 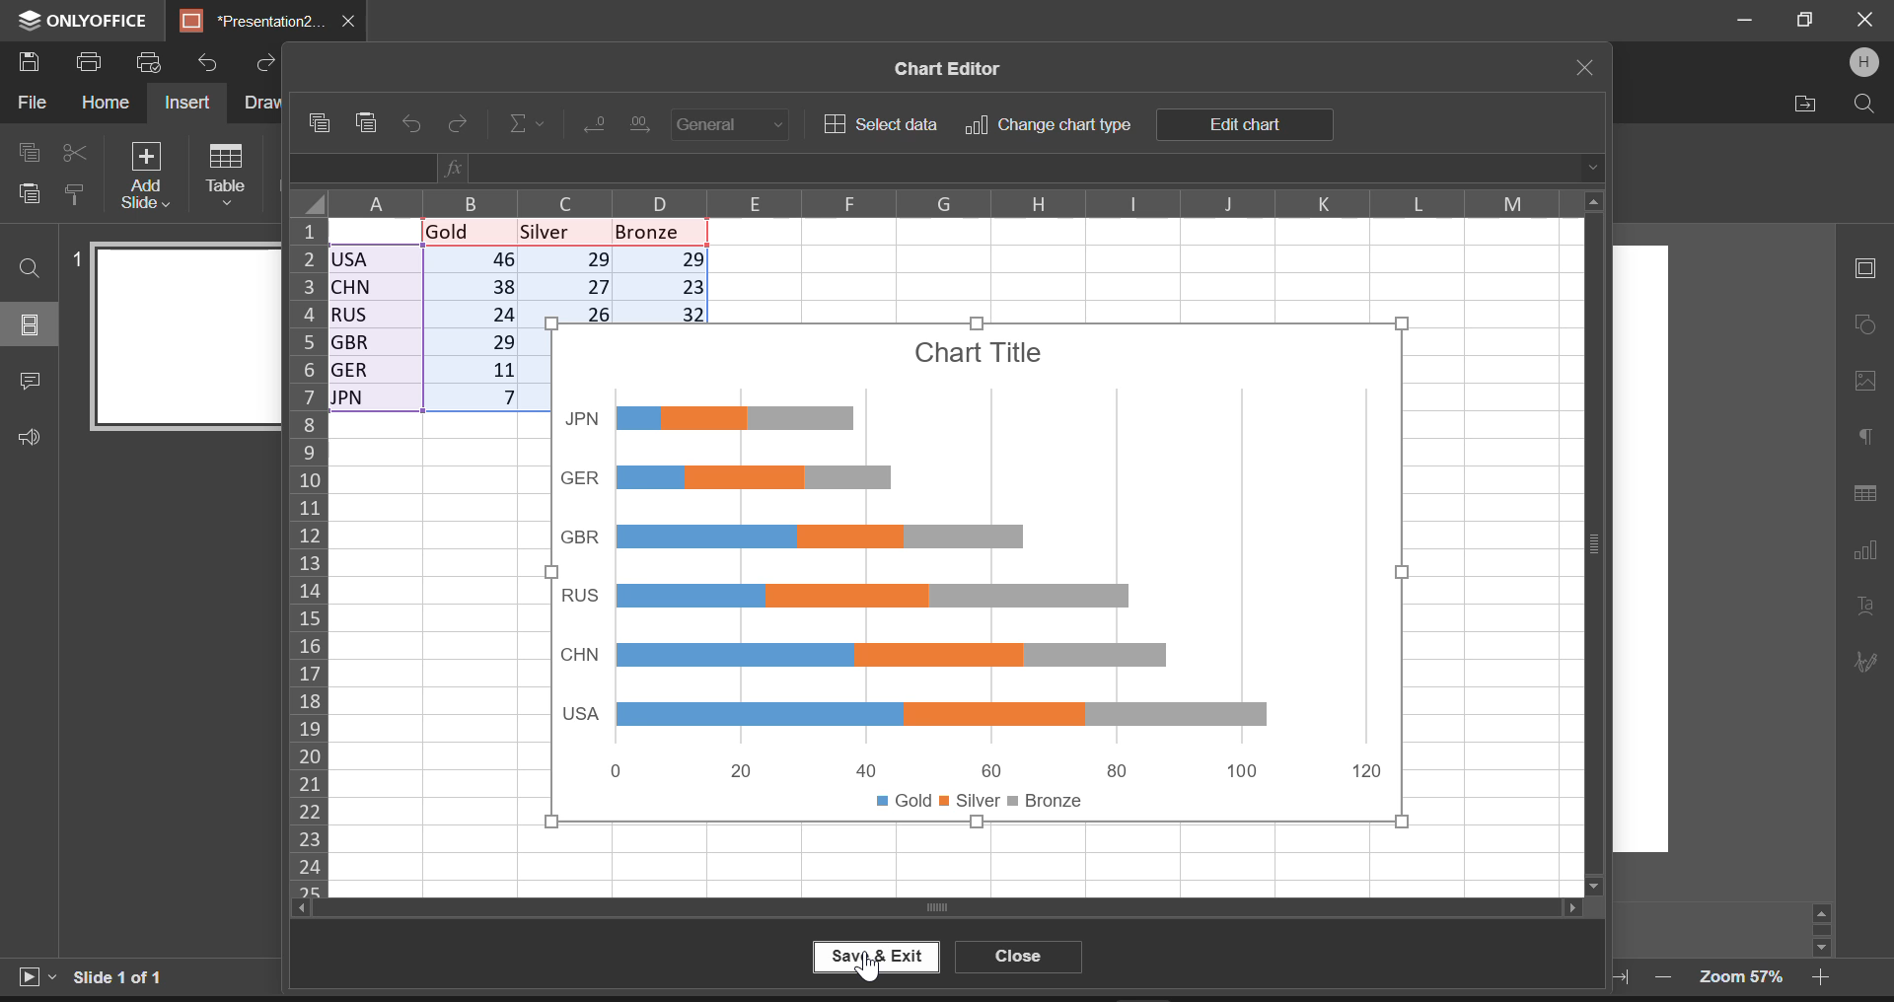 What do you see at coordinates (320, 121) in the screenshot?
I see `Copy` at bounding box center [320, 121].